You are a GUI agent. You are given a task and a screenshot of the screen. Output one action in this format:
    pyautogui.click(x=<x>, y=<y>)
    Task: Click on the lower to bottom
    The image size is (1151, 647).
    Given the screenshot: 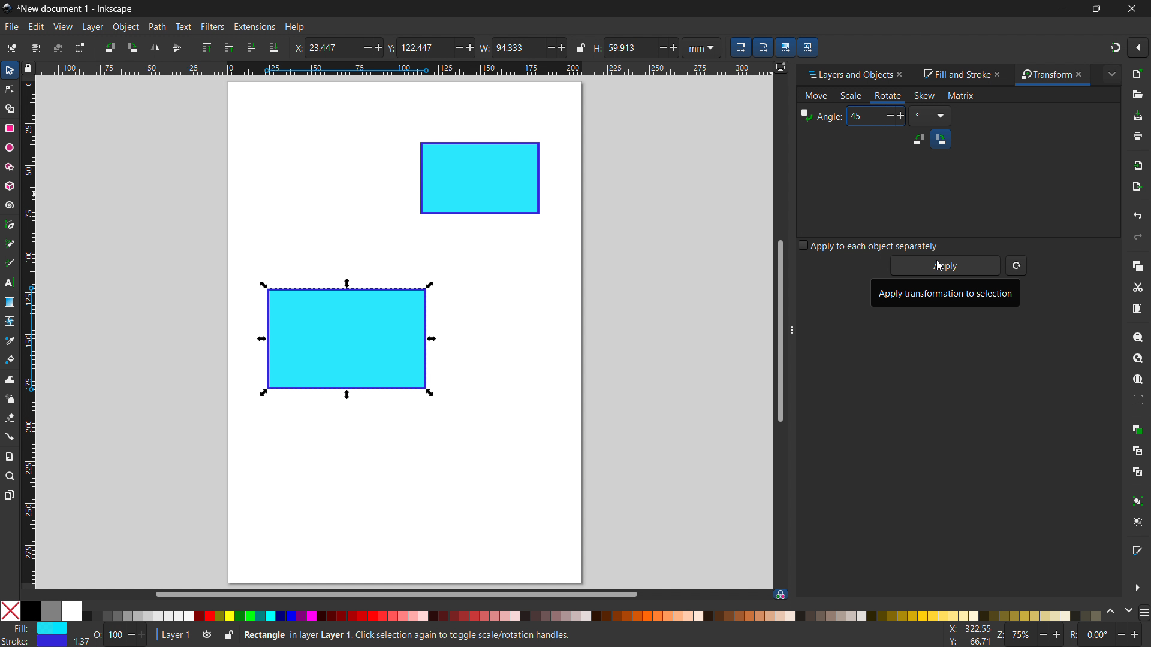 What is the action you would take?
    pyautogui.click(x=273, y=48)
    